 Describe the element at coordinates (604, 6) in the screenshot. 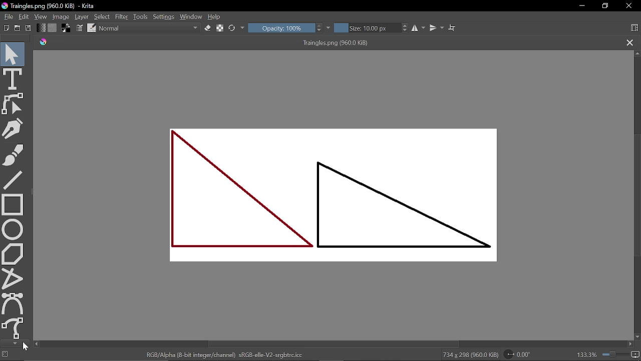

I see `Restore down` at that location.